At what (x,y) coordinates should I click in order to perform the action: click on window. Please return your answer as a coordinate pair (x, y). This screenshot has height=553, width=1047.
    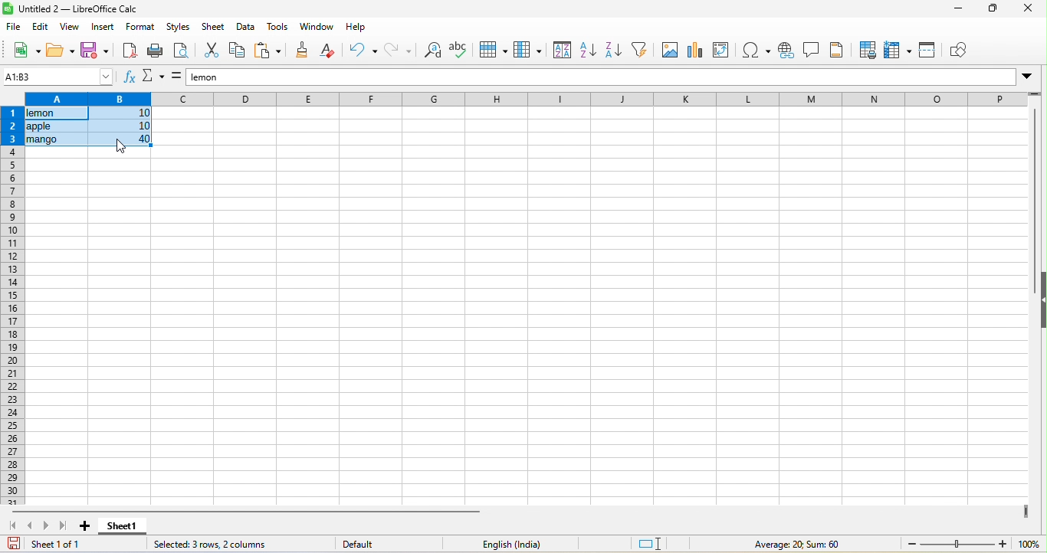
    Looking at the image, I should click on (317, 27).